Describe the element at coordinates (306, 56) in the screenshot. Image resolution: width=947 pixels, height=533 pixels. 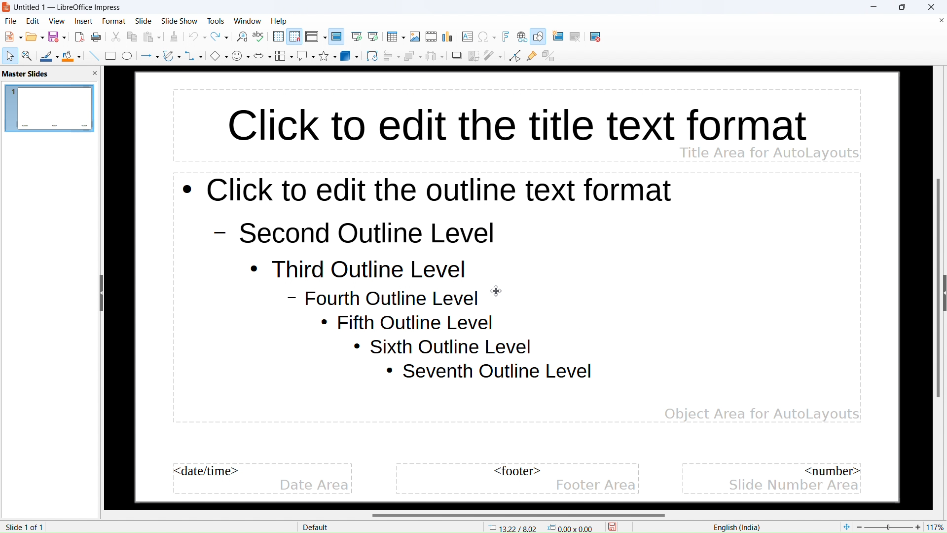
I see `callout shapes` at that location.